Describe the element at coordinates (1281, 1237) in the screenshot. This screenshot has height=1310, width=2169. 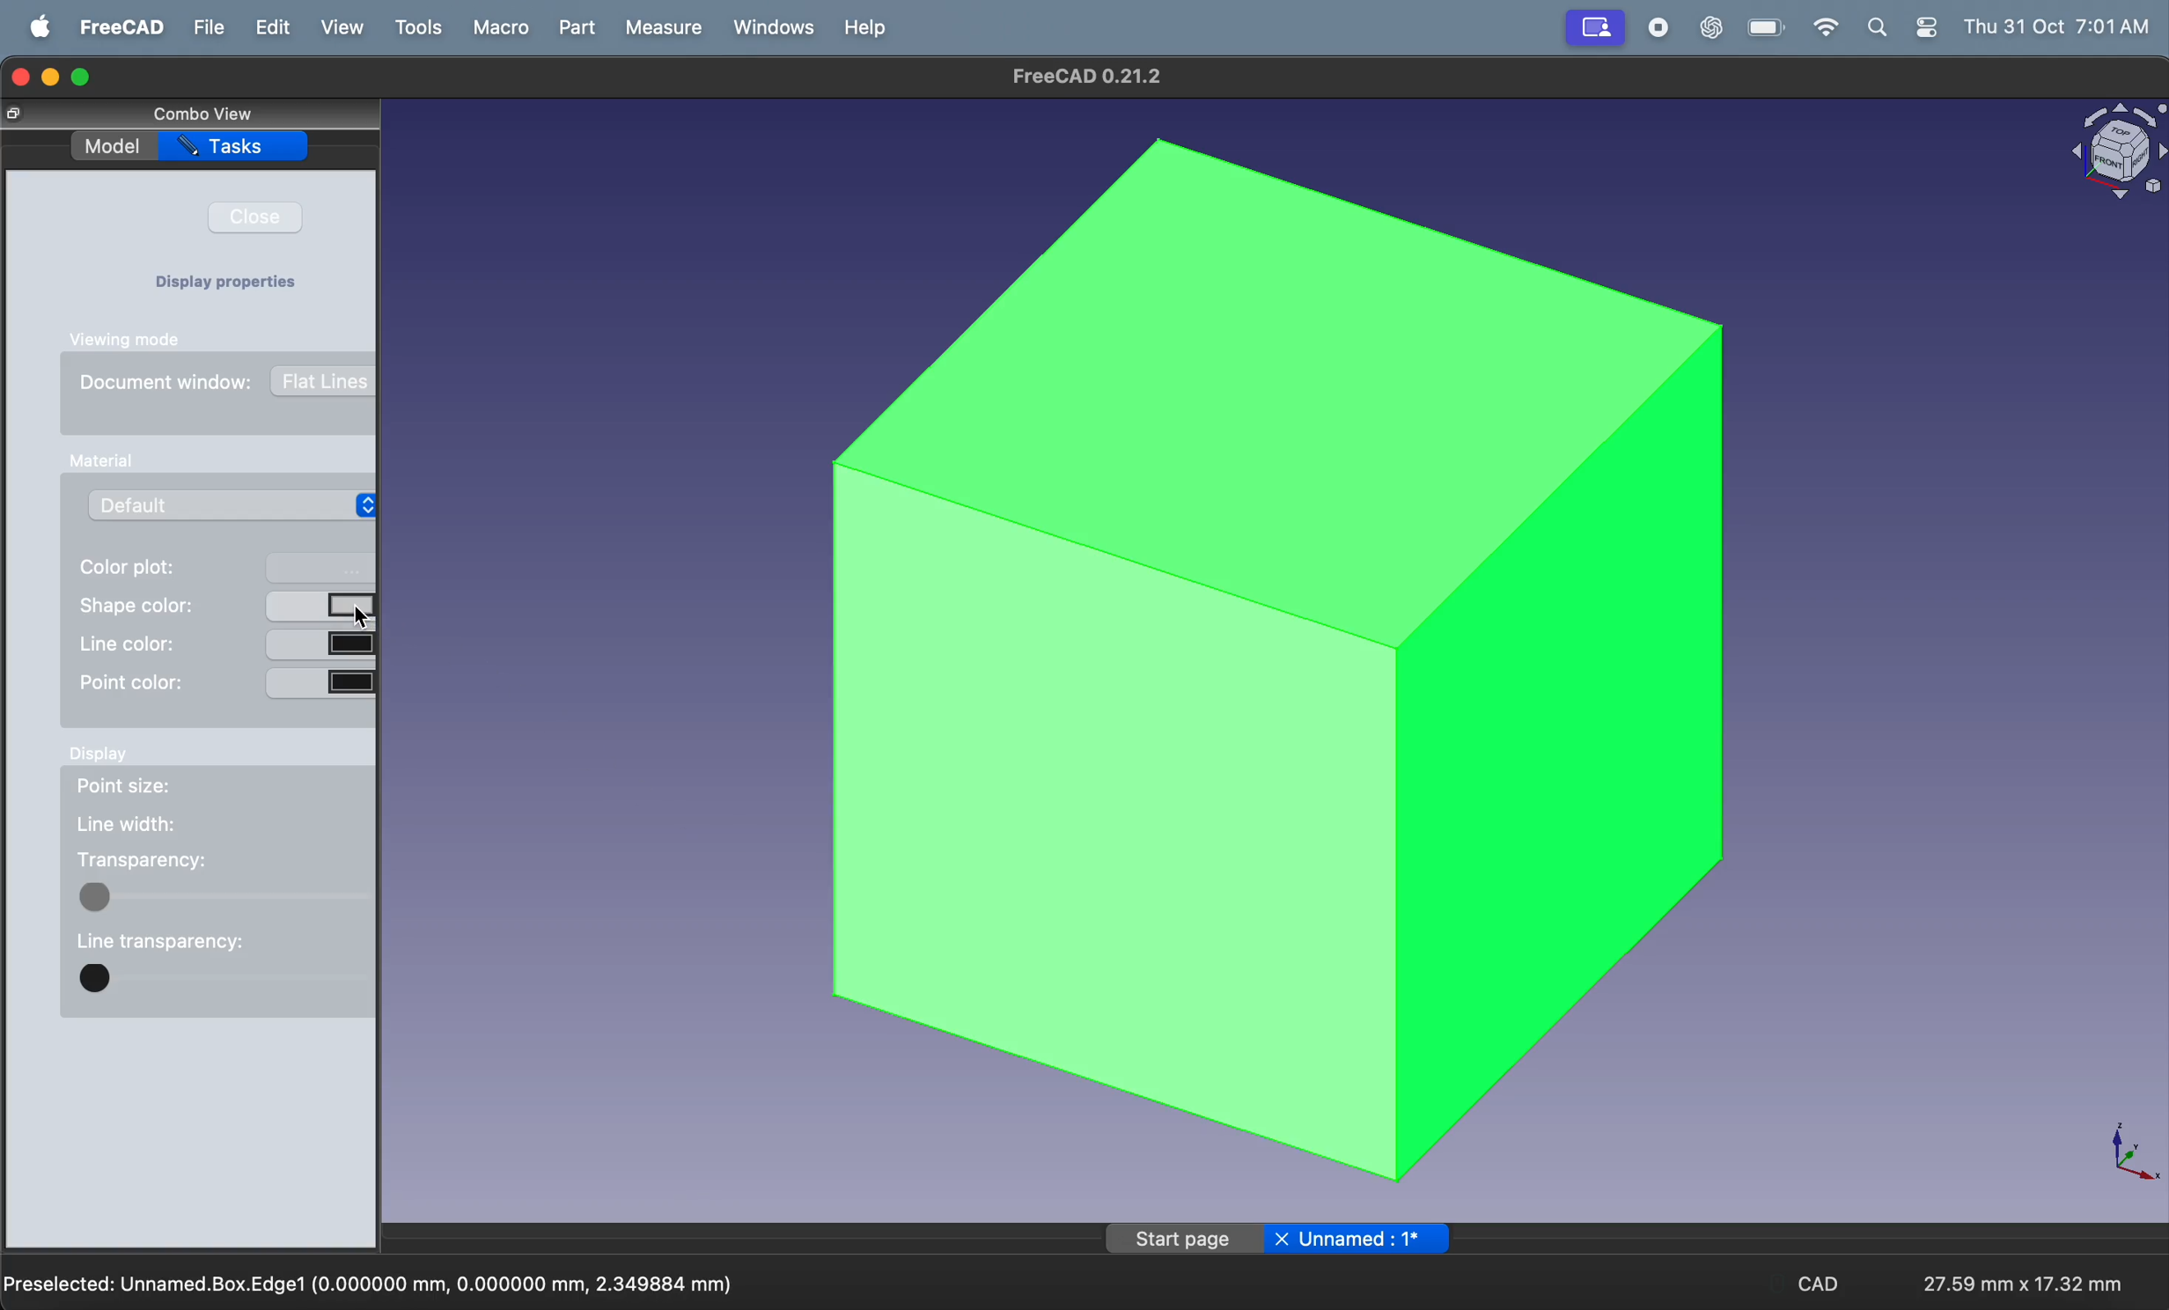
I see `page name` at that location.